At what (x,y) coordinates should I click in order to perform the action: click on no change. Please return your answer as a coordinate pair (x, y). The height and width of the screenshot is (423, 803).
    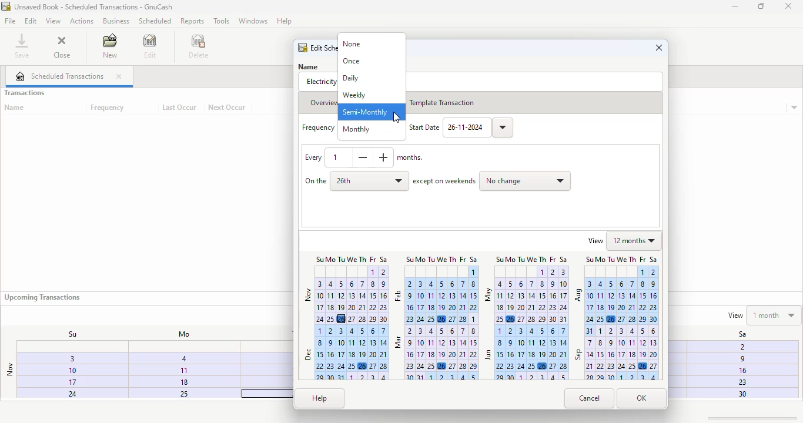
    Looking at the image, I should click on (526, 182).